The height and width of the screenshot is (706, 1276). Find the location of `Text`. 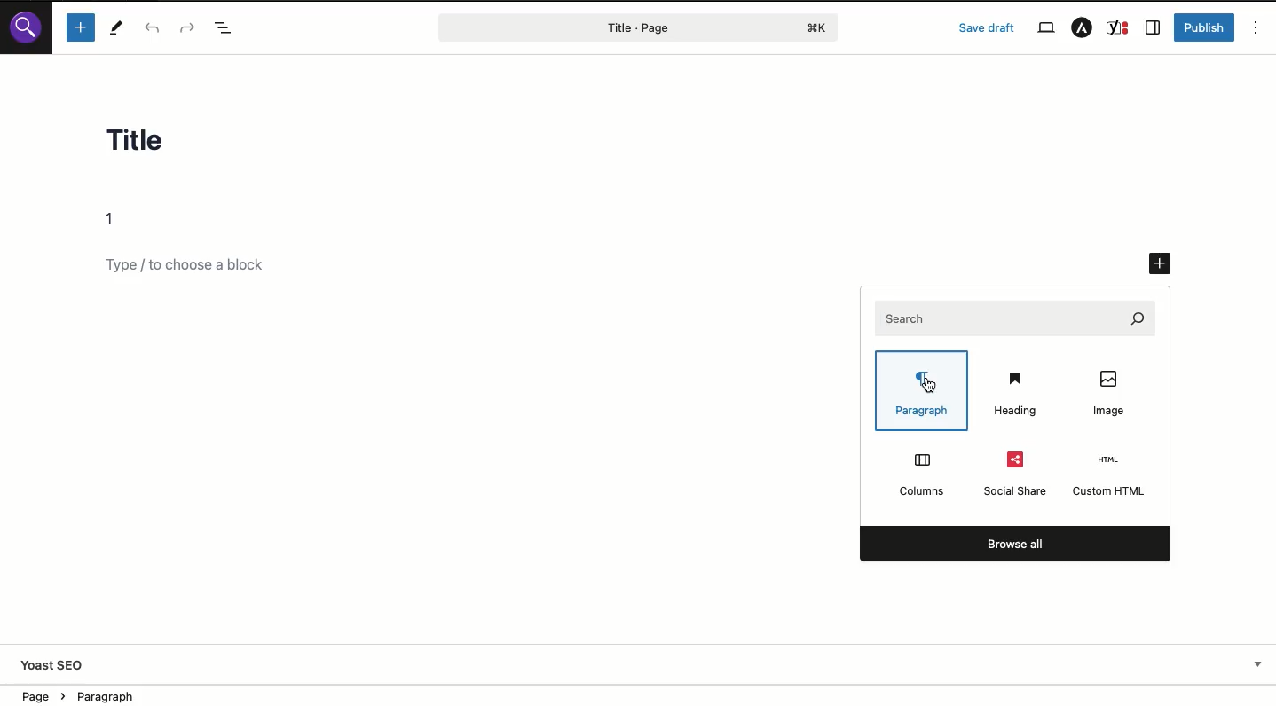

Text is located at coordinates (116, 219).